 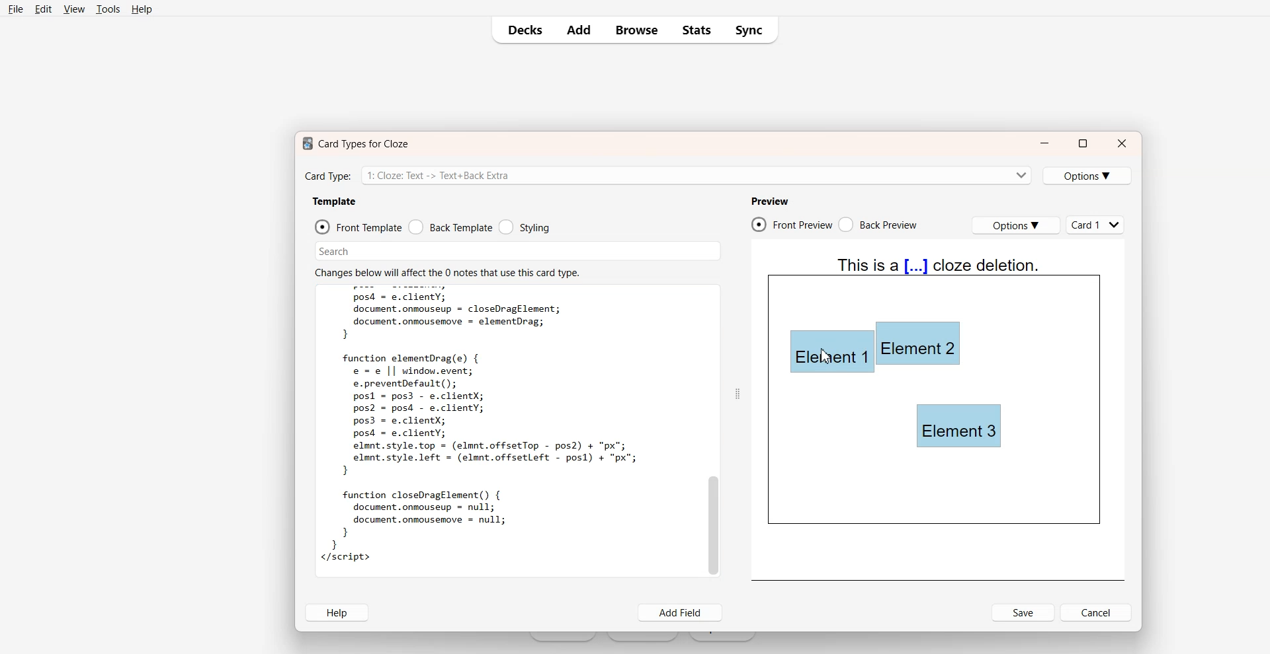 I want to click on Save, so click(x=1023, y=612).